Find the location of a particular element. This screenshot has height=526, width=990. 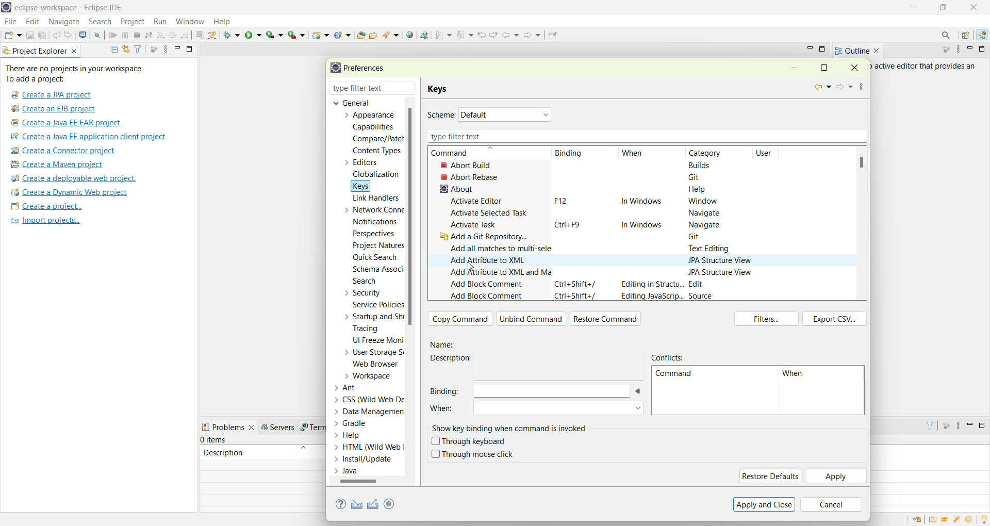

save all is located at coordinates (43, 36).